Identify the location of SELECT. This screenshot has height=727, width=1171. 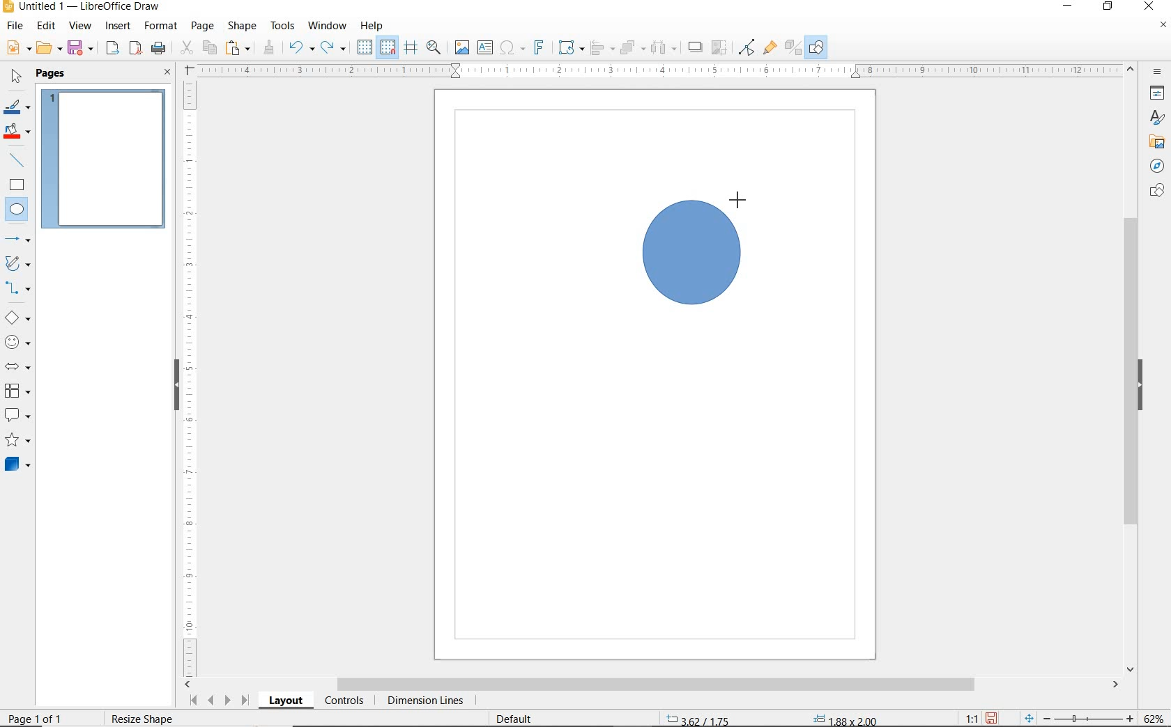
(17, 77).